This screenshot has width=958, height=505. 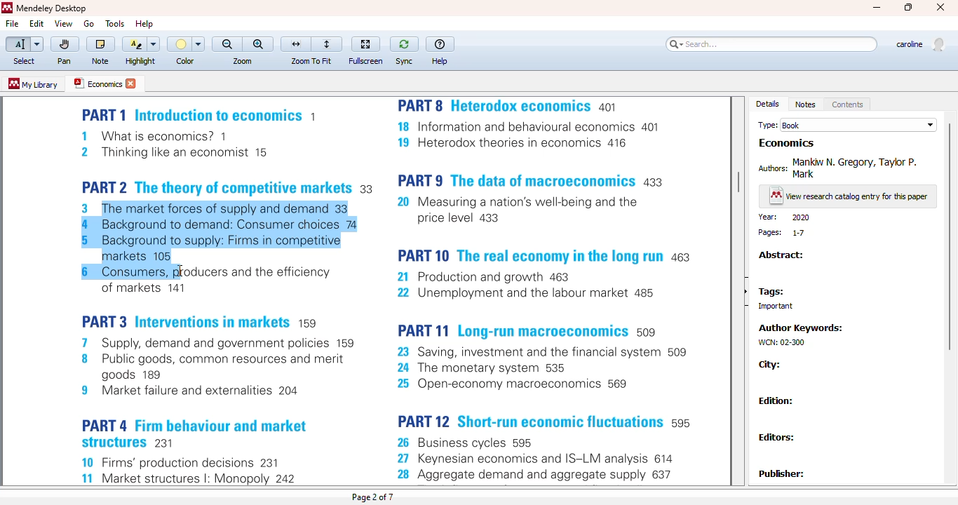 What do you see at coordinates (910, 8) in the screenshot?
I see `maximize` at bounding box center [910, 8].